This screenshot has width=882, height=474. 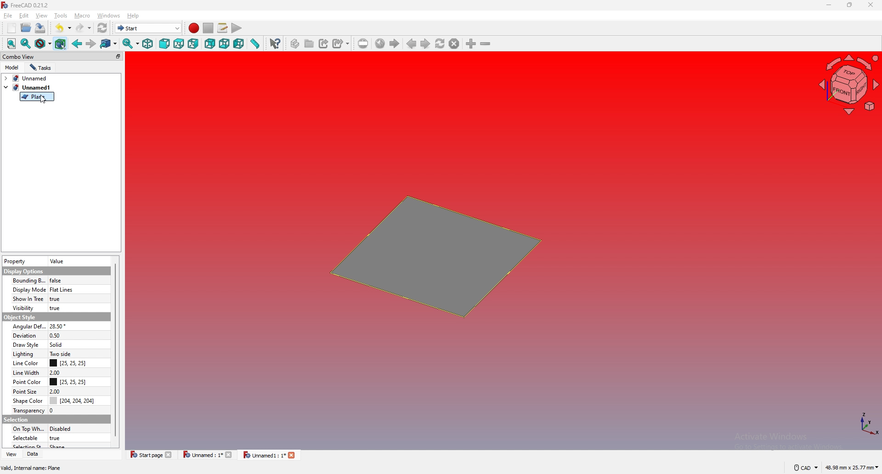 What do you see at coordinates (37, 97) in the screenshot?
I see `plane` at bounding box center [37, 97].